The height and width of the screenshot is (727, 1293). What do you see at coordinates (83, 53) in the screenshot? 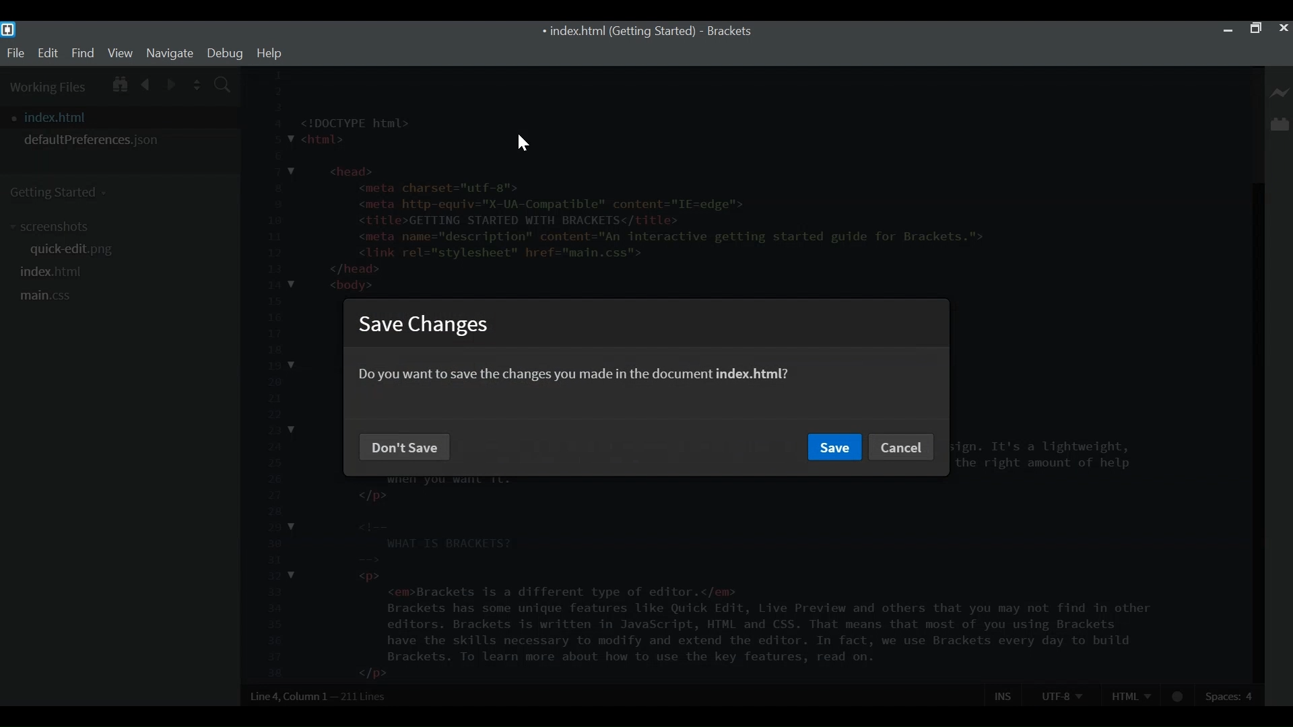
I see `Find` at bounding box center [83, 53].